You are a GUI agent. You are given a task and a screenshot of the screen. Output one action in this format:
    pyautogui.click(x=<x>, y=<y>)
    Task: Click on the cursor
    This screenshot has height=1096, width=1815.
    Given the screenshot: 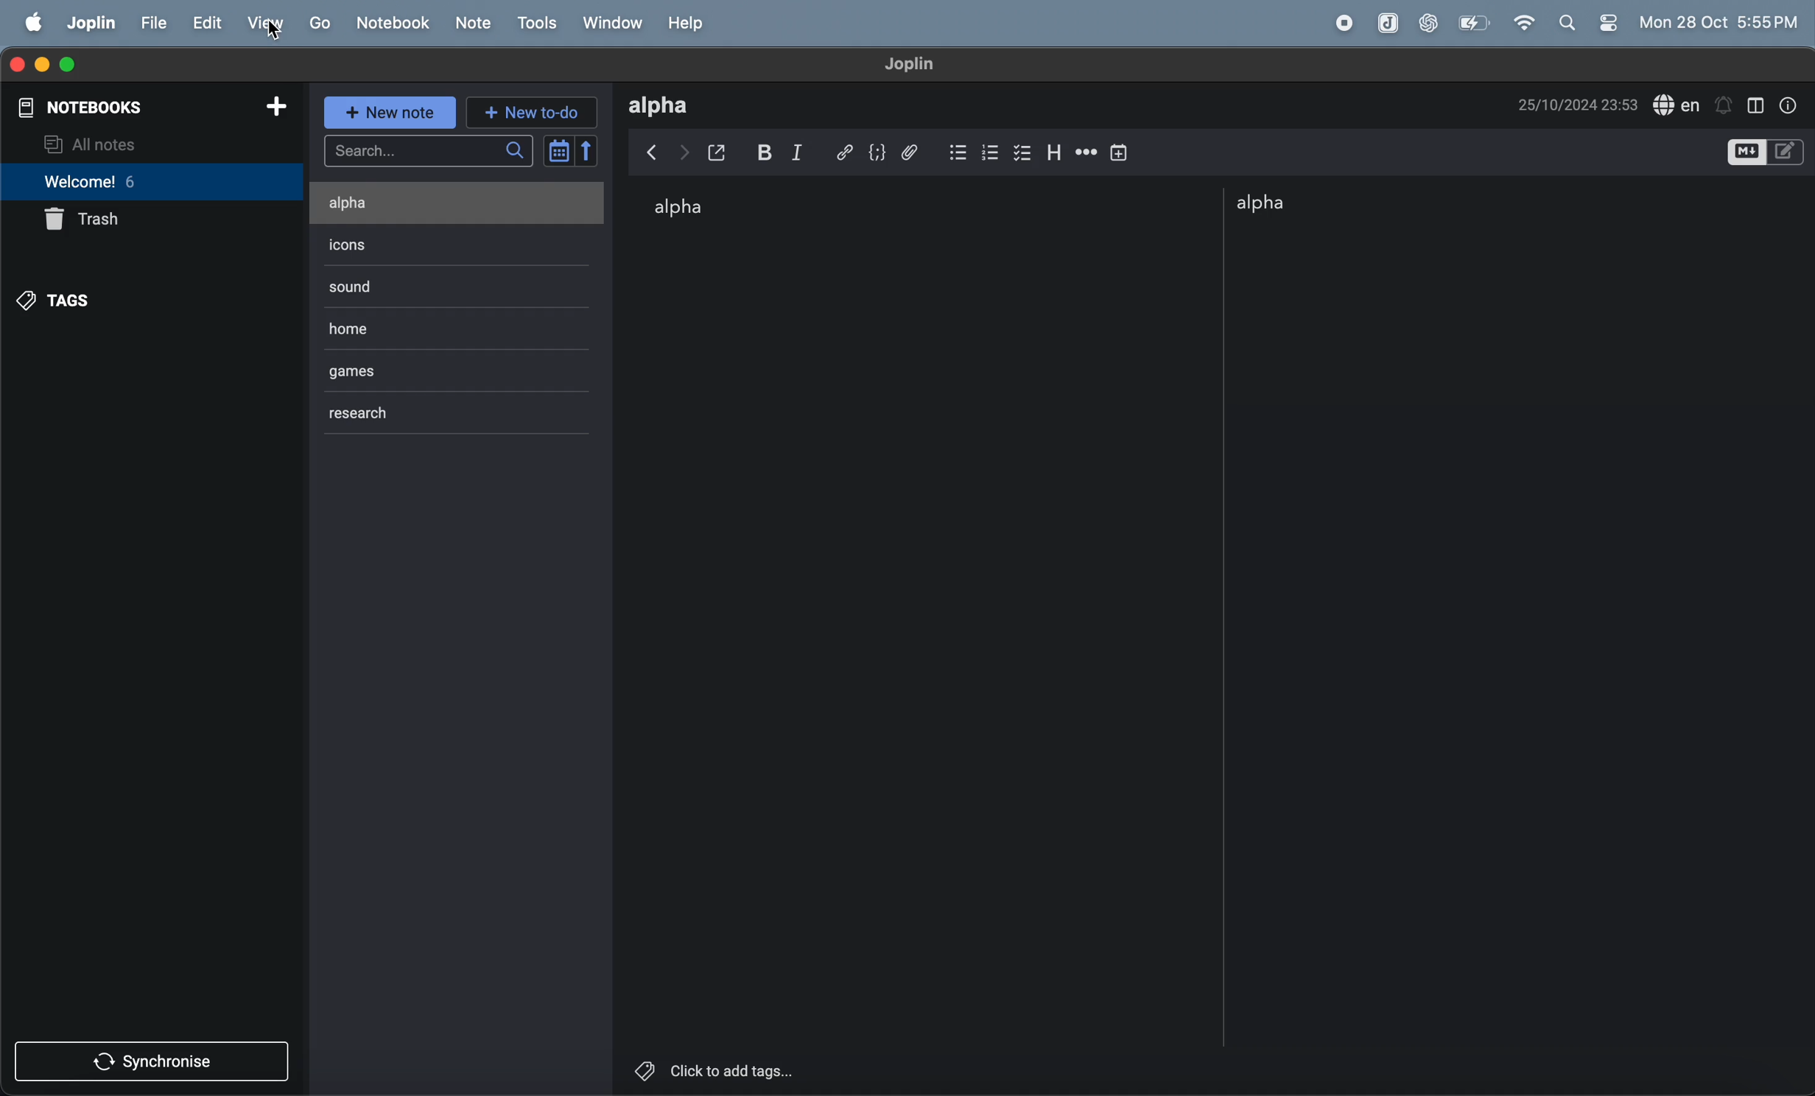 What is the action you would take?
    pyautogui.click(x=273, y=34)
    